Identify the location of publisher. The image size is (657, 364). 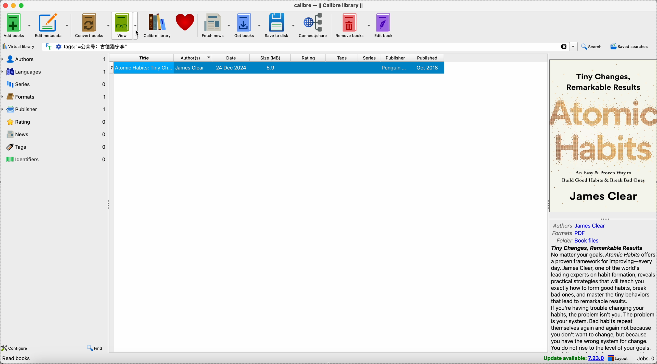
(55, 108).